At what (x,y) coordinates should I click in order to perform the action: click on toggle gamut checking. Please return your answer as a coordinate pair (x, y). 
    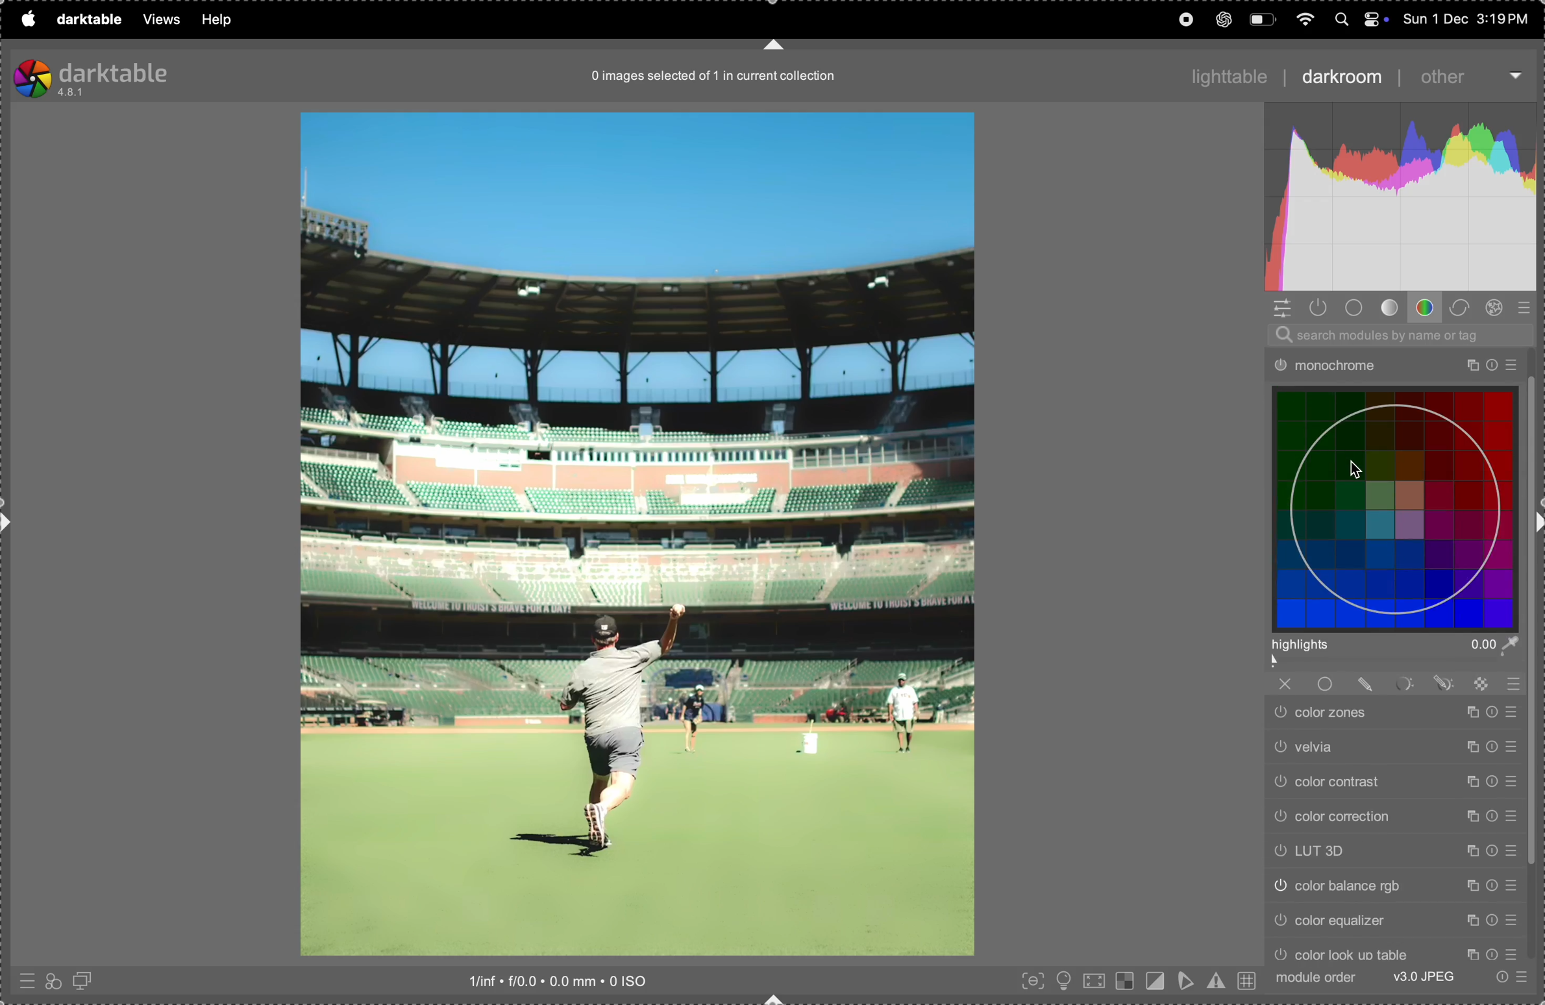
    Looking at the image, I should click on (1216, 980).